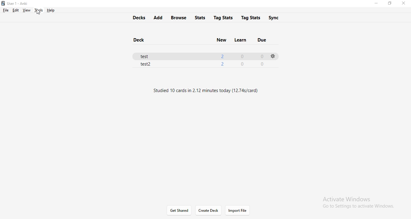 Image resolution: width=411 pixels, height=219 pixels. What do you see at coordinates (223, 17) in the screenshot?
I see `tag stats` at bounding box center [223, 17].